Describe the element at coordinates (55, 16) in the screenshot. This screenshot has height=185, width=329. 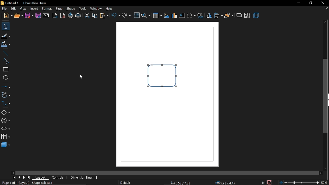
I see `export` at that location.